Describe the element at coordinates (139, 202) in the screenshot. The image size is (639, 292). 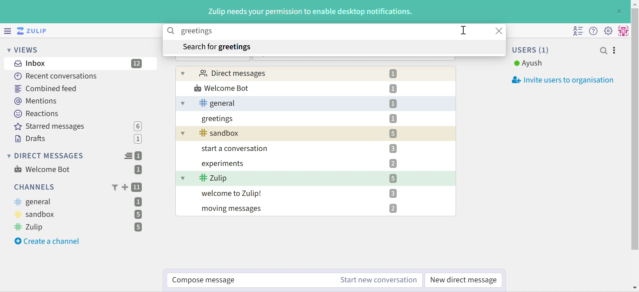
I see `1` at that location.